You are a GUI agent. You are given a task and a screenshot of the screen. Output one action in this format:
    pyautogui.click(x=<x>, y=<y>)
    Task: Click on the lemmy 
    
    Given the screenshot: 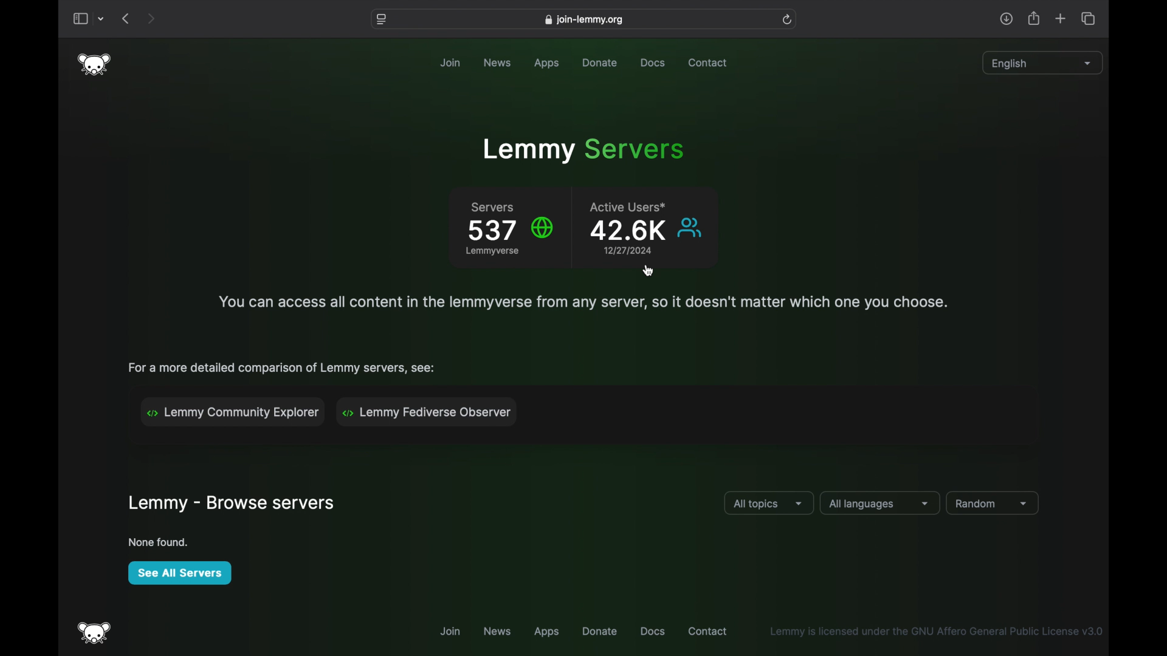 What is the action you would take?
    pyautogui.click(x=94, y=64)
    